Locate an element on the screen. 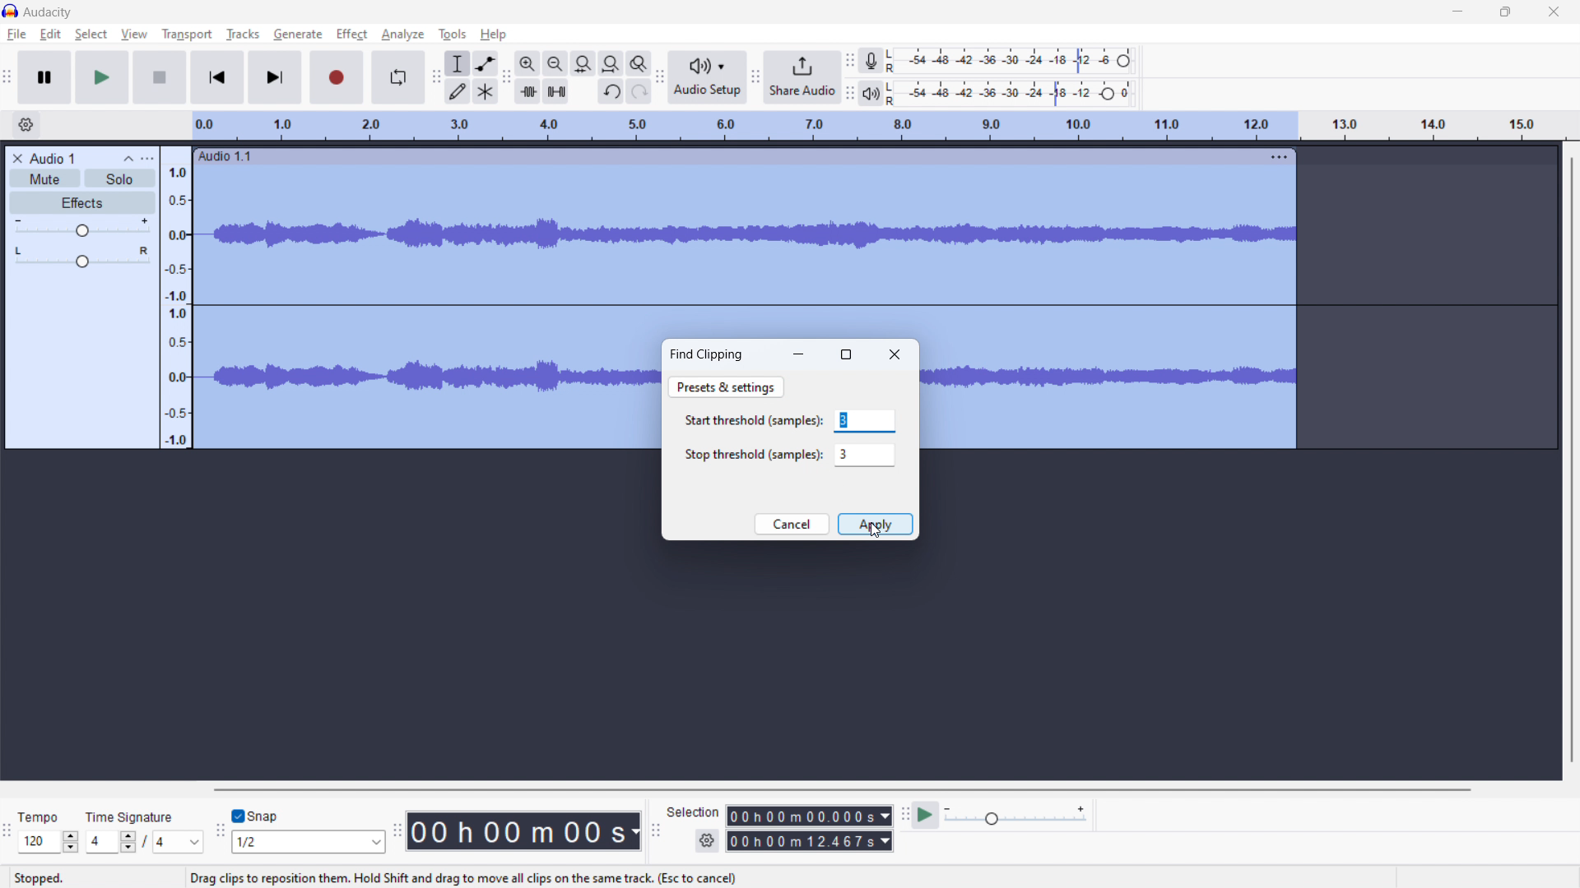 The width and height of the screenshot is (1580, 888). help is located at coordinates (495, 35).